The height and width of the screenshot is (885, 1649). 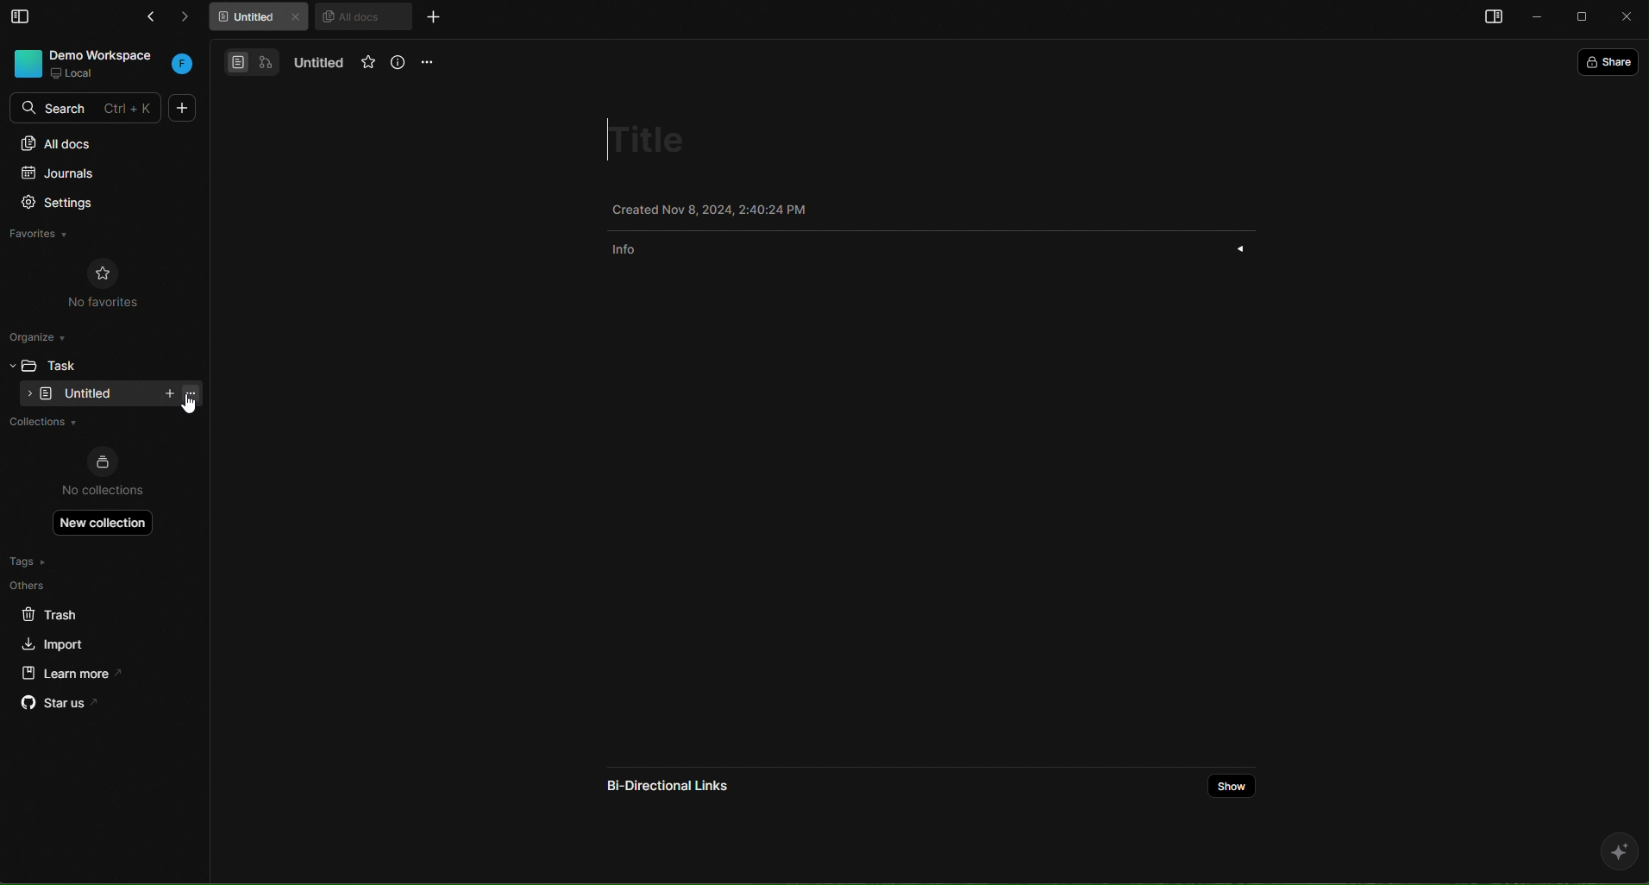 I want to click on all docs, so click(x=362, y=16).